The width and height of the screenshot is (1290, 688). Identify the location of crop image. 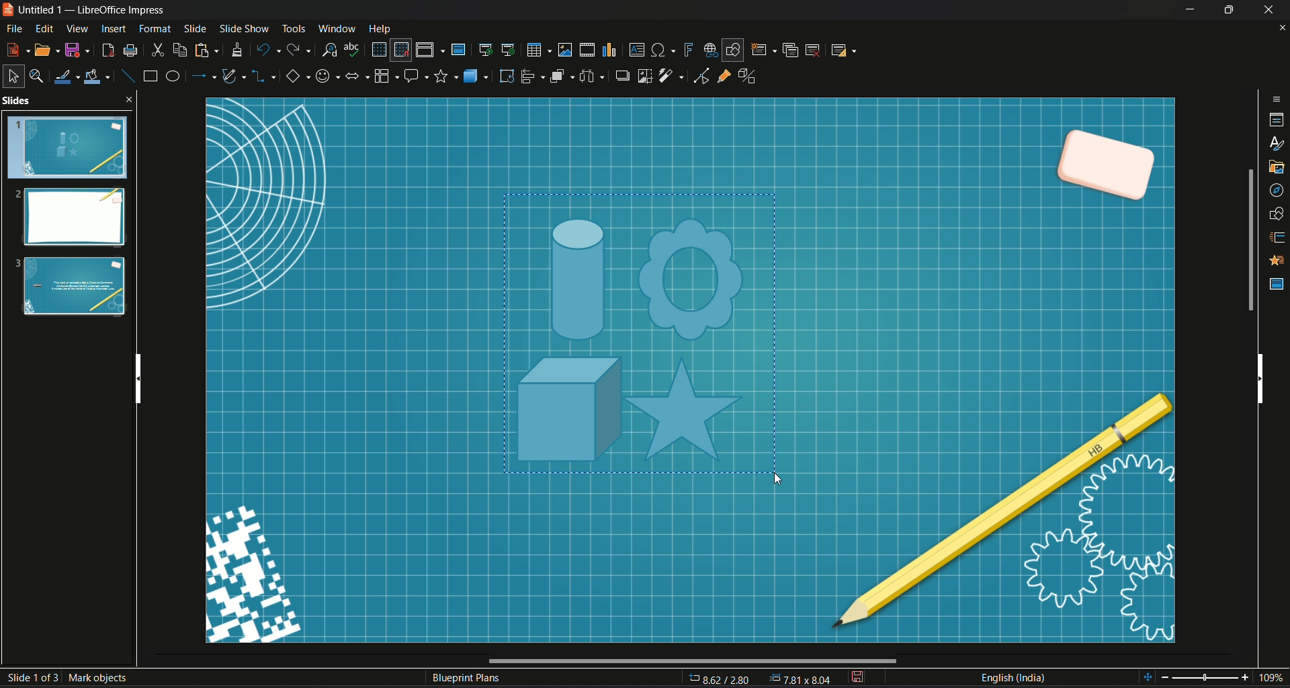
(646, 75).